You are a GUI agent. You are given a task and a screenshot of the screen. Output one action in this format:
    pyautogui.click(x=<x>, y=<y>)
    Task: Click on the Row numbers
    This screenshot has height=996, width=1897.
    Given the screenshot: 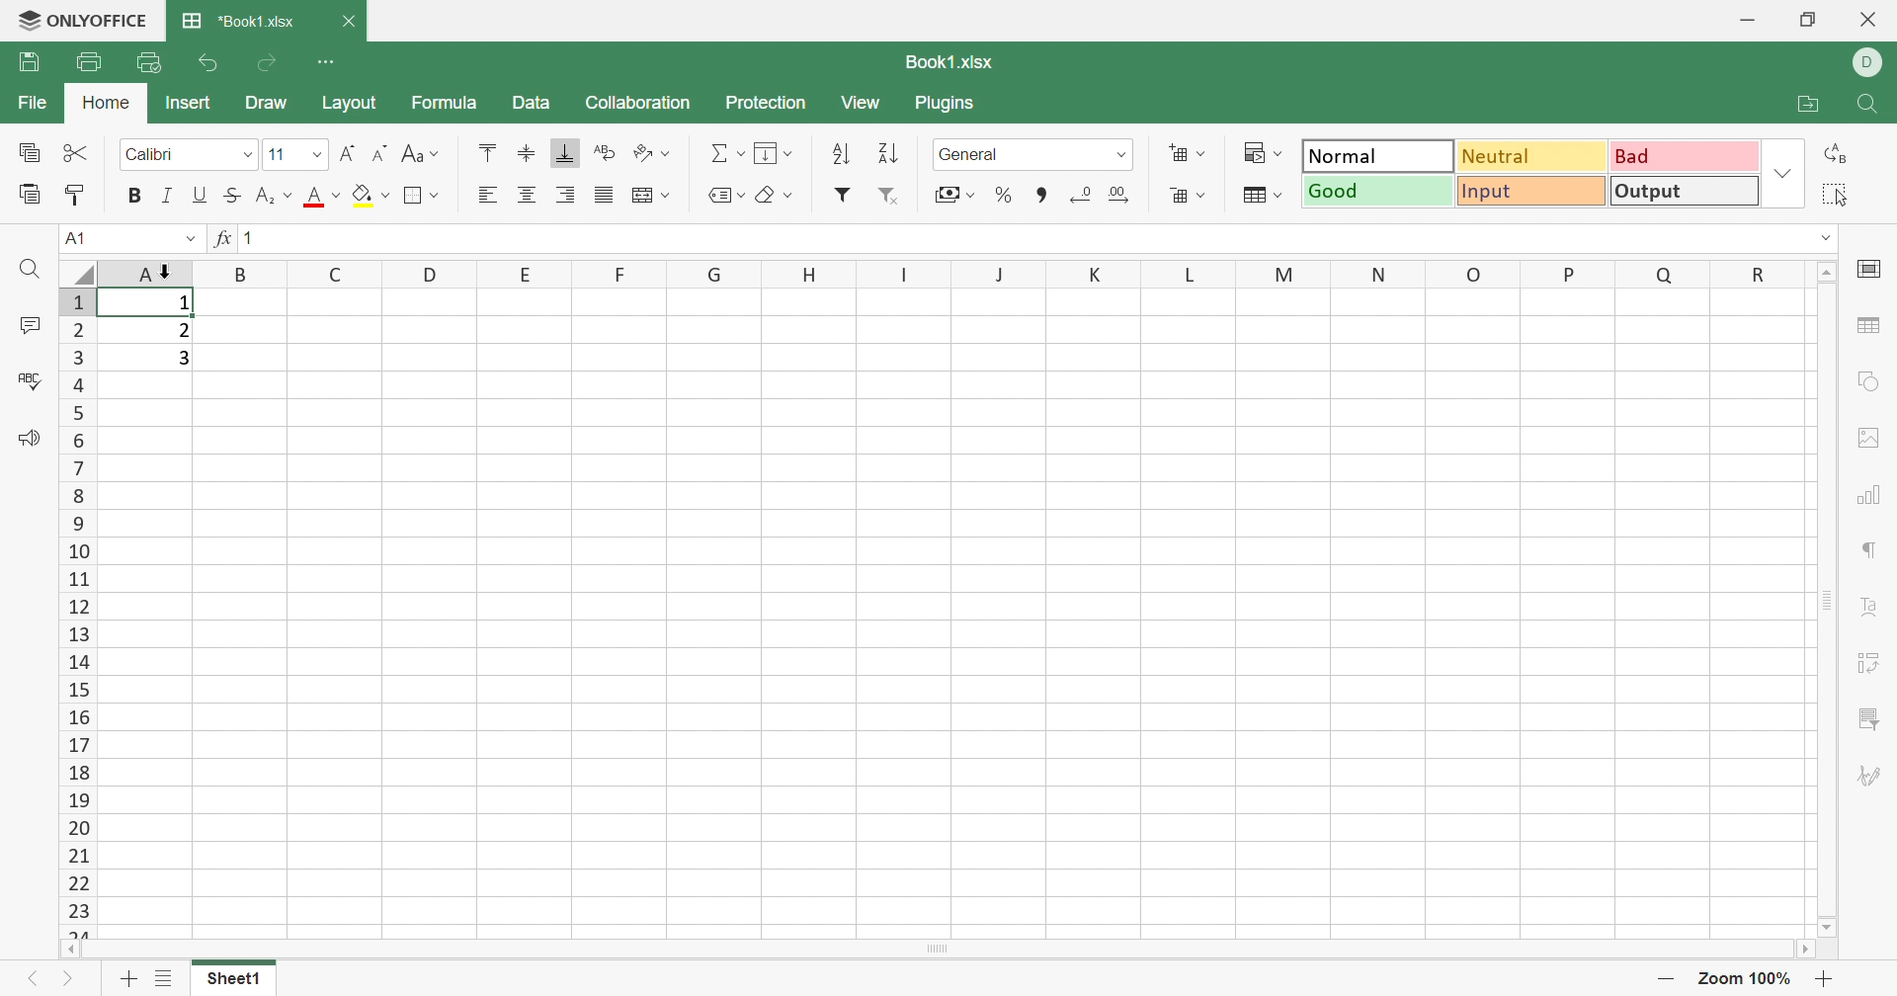 What is the action you would take?
    pyautogui.click(x=80, y=613)
    